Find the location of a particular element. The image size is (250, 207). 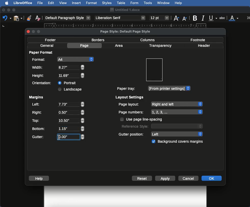

Portrait is located at coordinates (68, 82).